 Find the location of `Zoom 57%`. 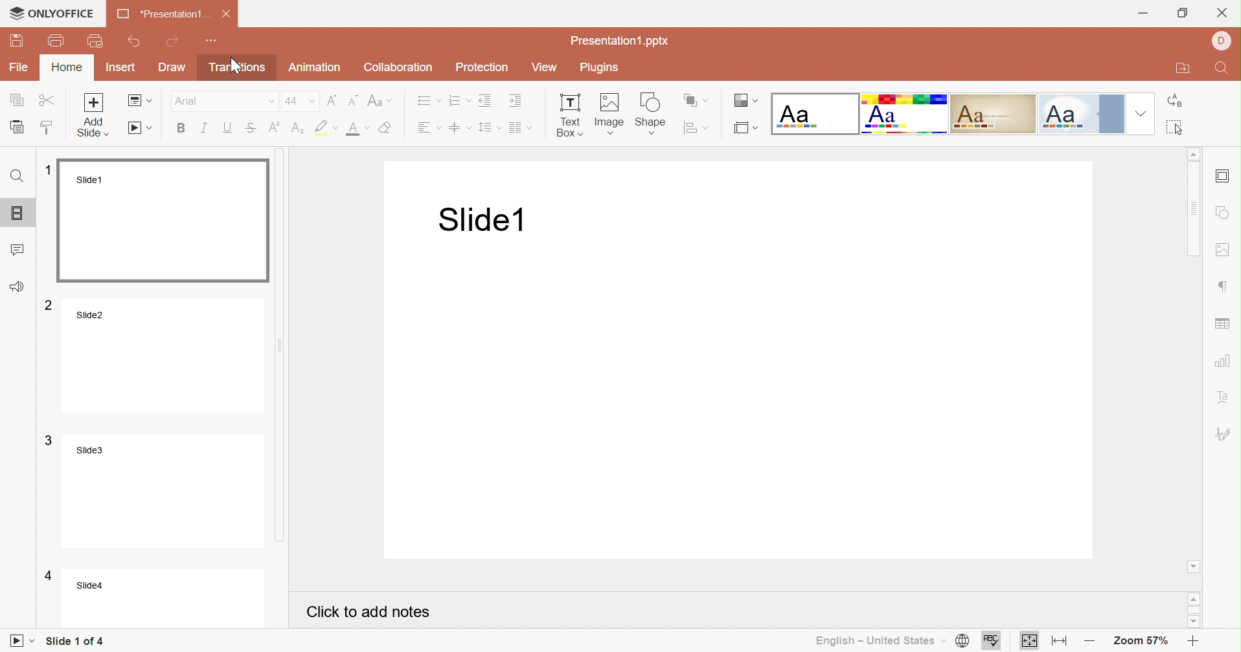

Zoom 57% is located at coordinates (1143, 643).